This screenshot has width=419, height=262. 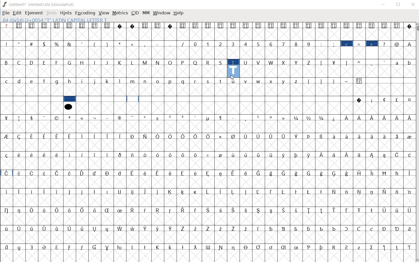 What do you see at coordinates (297, 25) in the screenshot?
I see `Symbol` at bounding box center [297, 25].